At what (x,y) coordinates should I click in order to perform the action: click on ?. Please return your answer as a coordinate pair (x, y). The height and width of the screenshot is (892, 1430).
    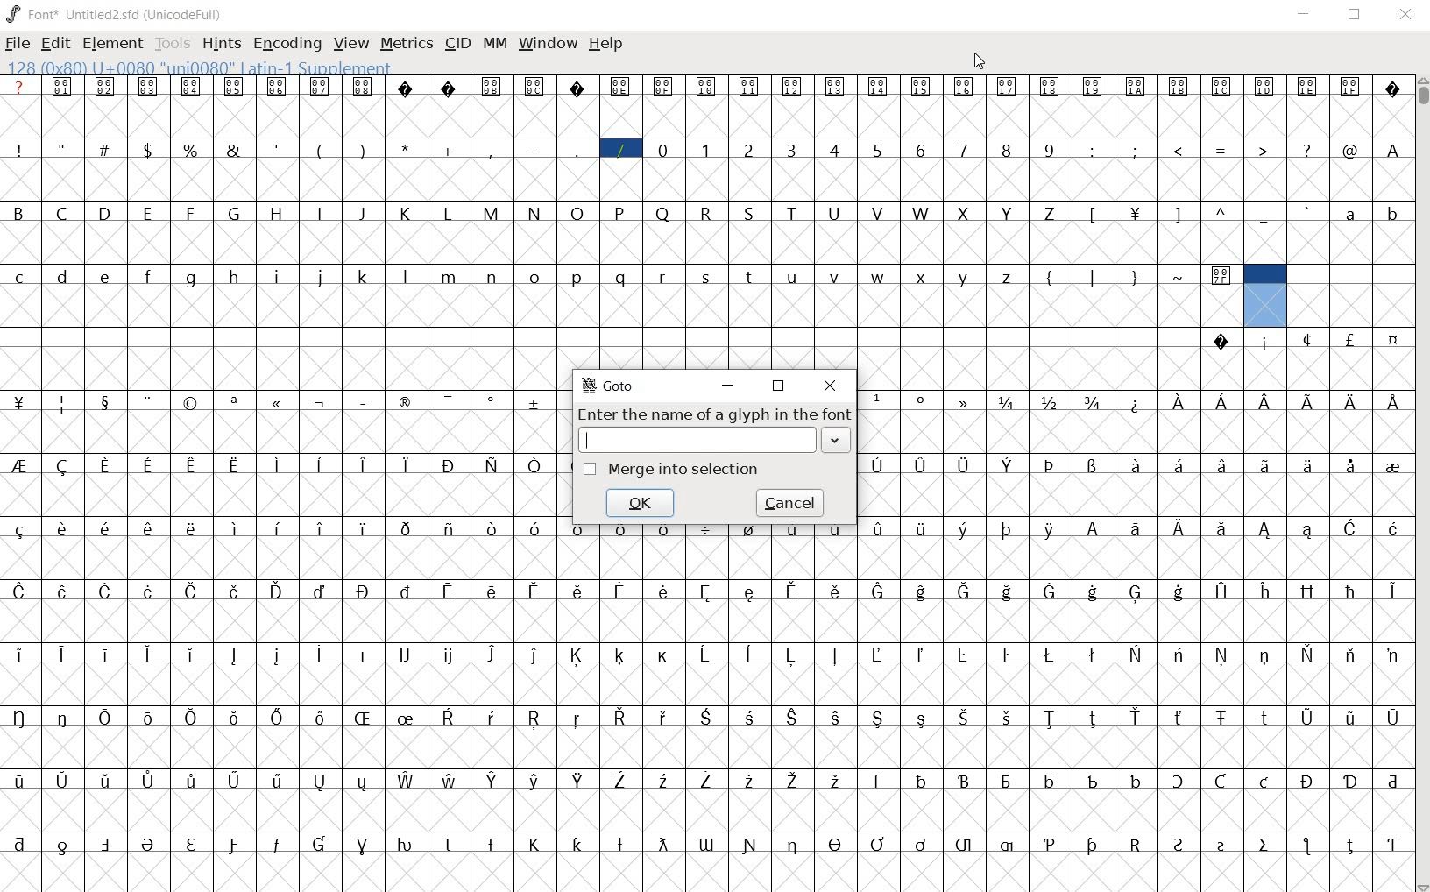
    Looking at the image, I should click on (1306, 148).